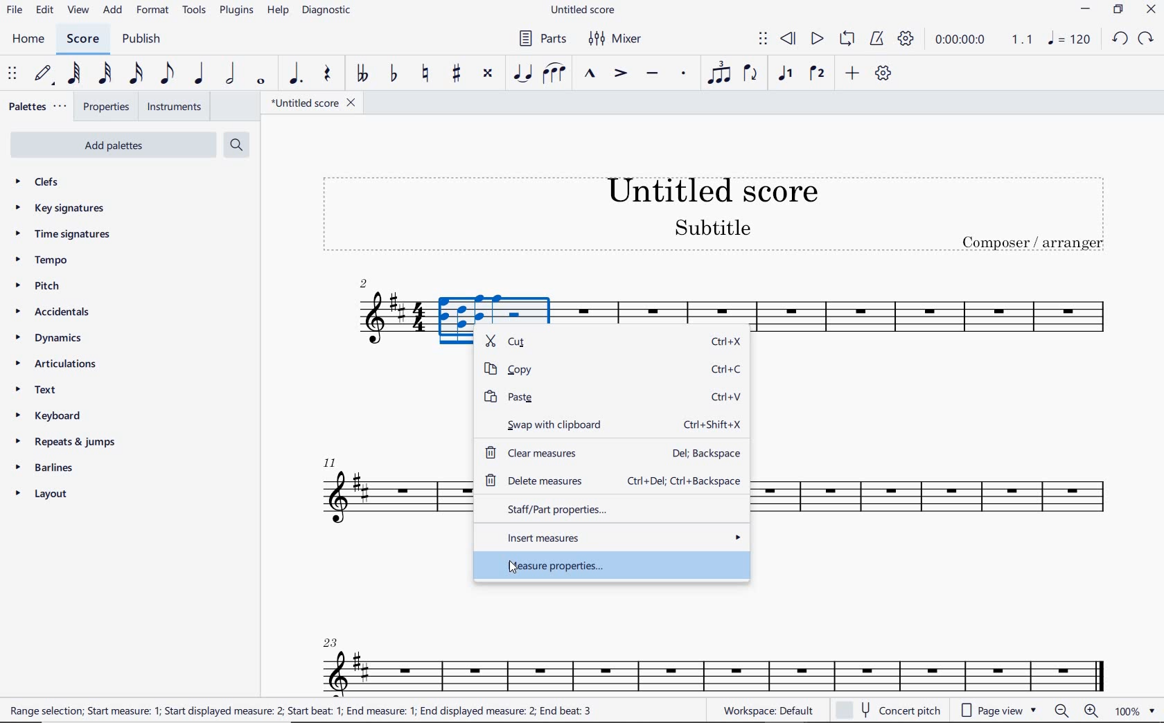 The width and height of the screenshot is (1164, 723). What do you see at coordinates (328, 75) in the screenshot?
I see `REST` at bounding box center [328, 75].